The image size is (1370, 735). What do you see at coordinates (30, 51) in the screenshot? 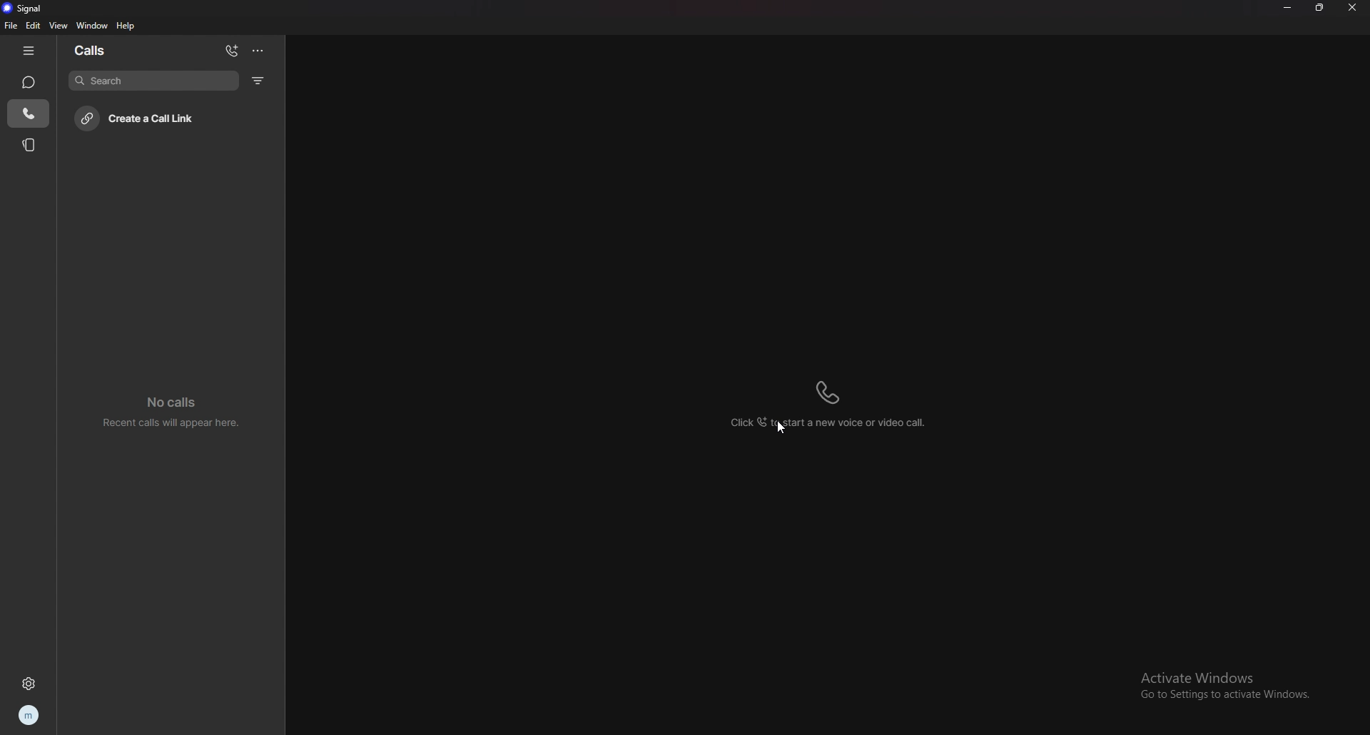
I see `hide tab` at bounding box center [30, 51].